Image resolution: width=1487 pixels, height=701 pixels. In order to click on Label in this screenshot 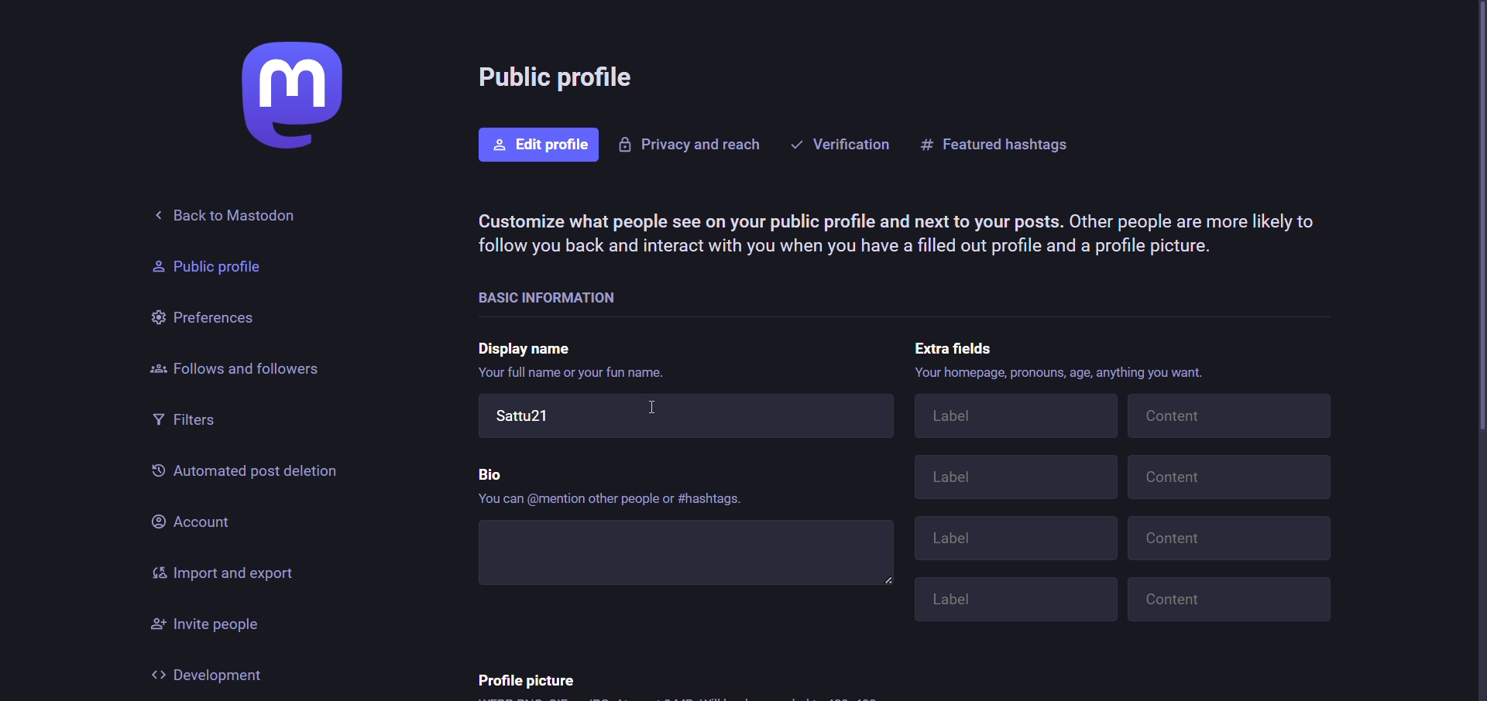, I will do `click(1013, 601)`.